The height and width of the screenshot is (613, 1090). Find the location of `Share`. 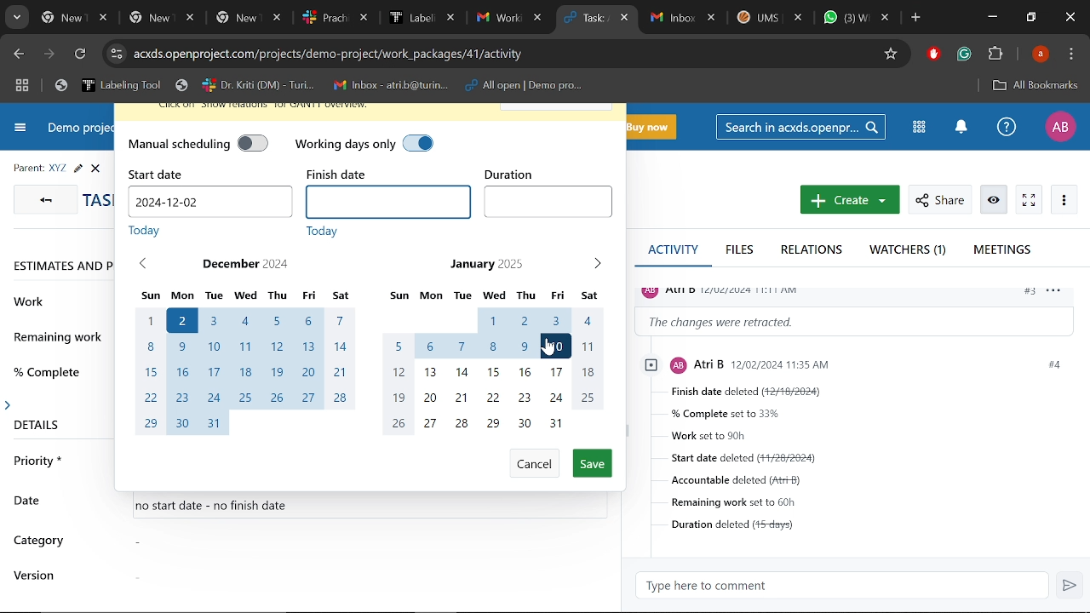

Share is located at coordinates (939, 200).